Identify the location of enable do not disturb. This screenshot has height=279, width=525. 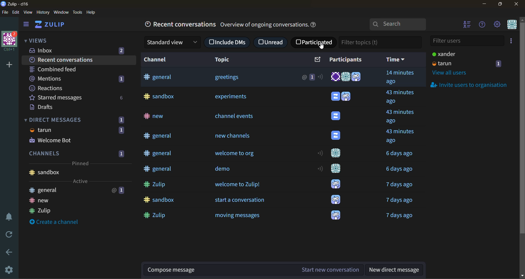
(11, 217).